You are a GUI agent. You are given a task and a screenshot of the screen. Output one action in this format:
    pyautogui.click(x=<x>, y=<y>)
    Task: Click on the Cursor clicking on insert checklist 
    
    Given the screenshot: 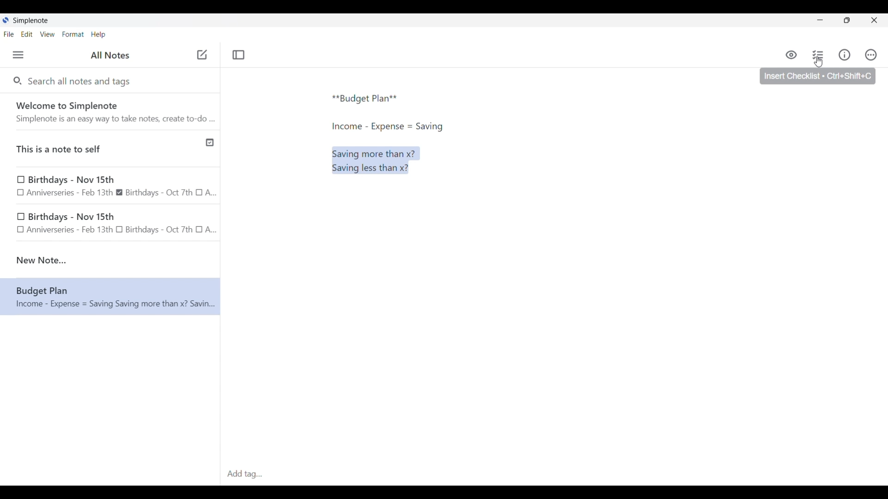 What is the action you would take?
    pyautogui.click(x=818, y=62)
    